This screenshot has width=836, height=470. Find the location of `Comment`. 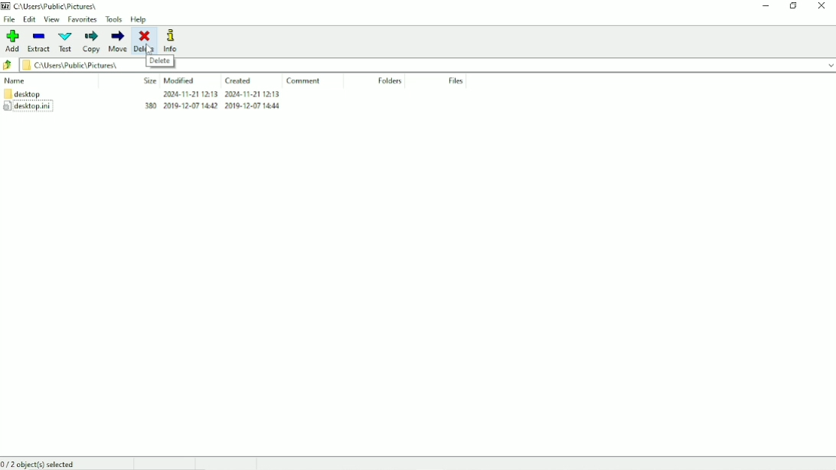

Comment is located at coordinates (302, 80).